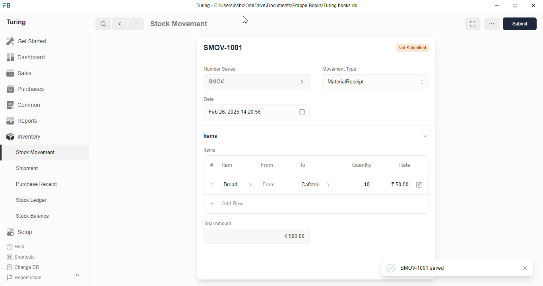 The width and height of the screenshot is (543, 286). I want to click on next, so click(136, 24).